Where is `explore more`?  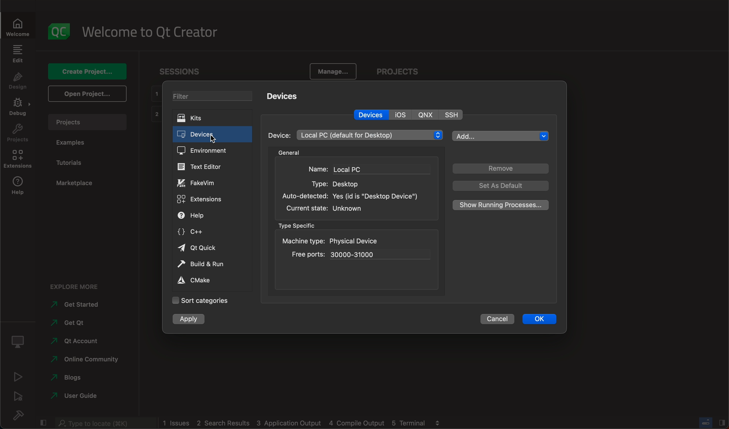
explore more is located at coordinates (74, 287).